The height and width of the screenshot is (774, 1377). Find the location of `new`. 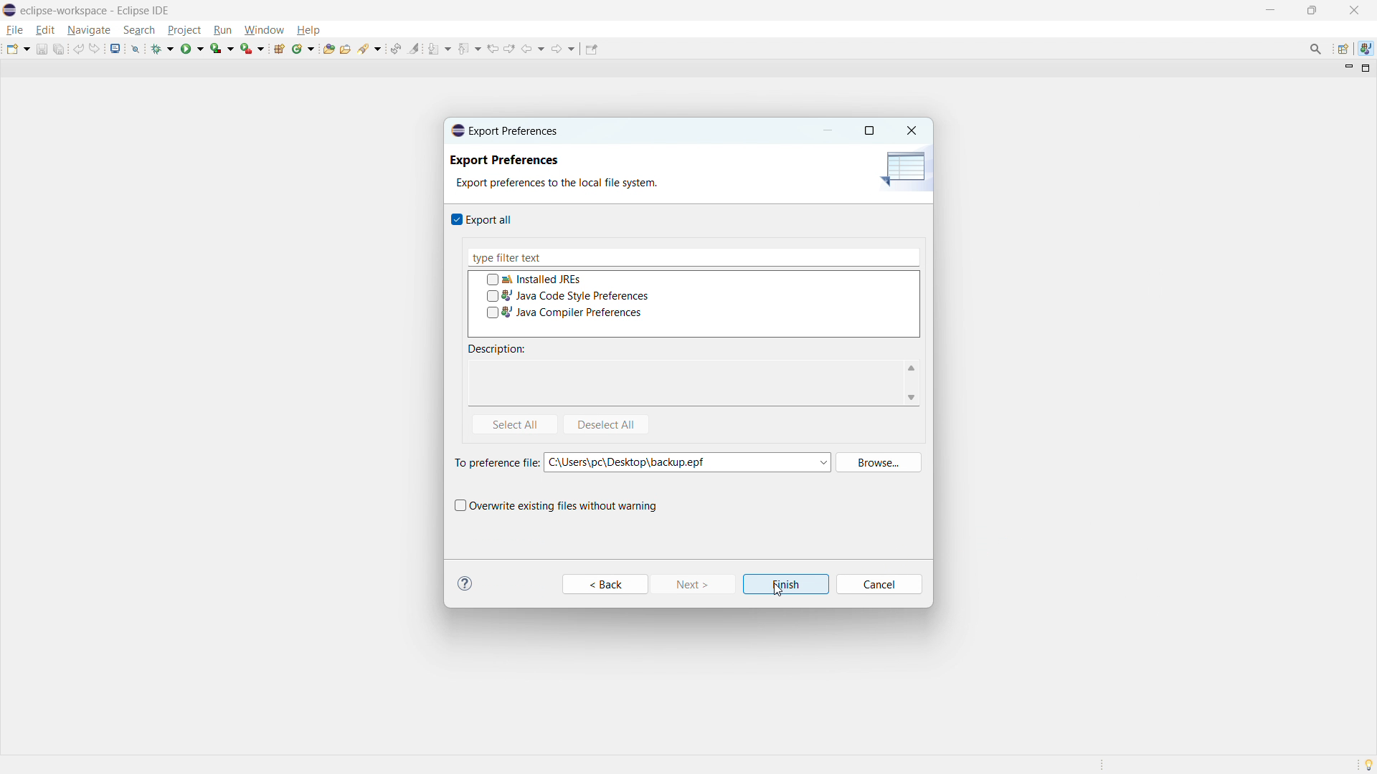

new is located at coordinates (18, 49).